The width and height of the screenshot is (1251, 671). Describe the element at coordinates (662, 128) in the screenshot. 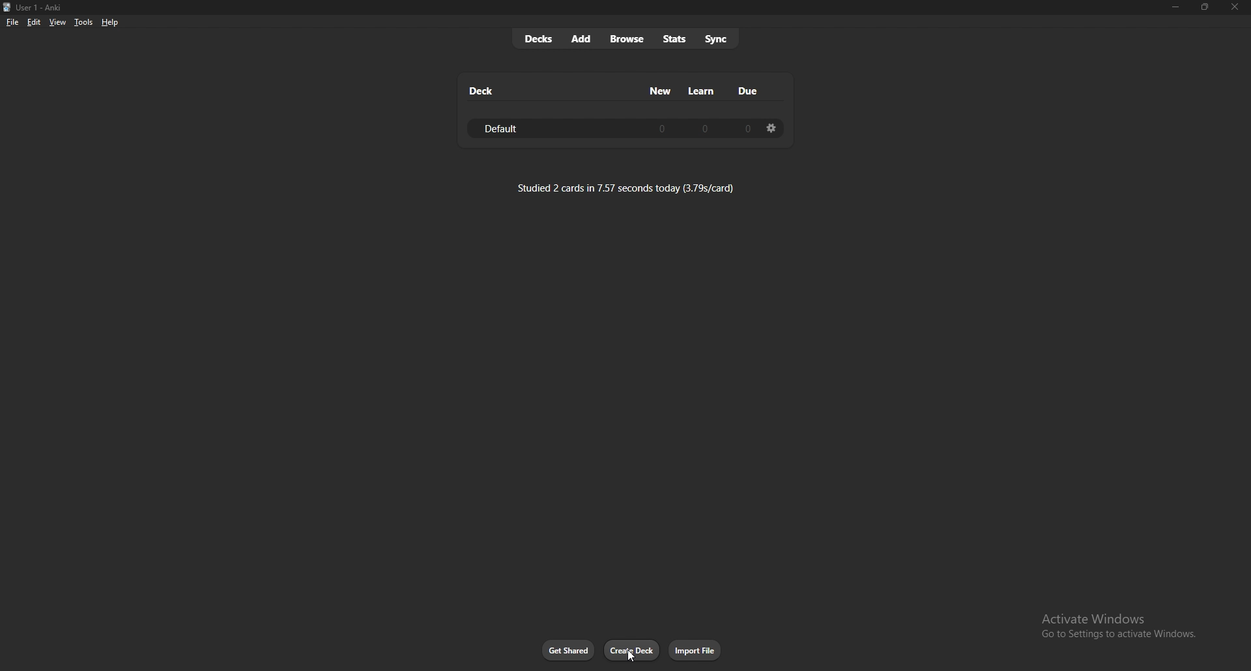

I see `0` at that location.